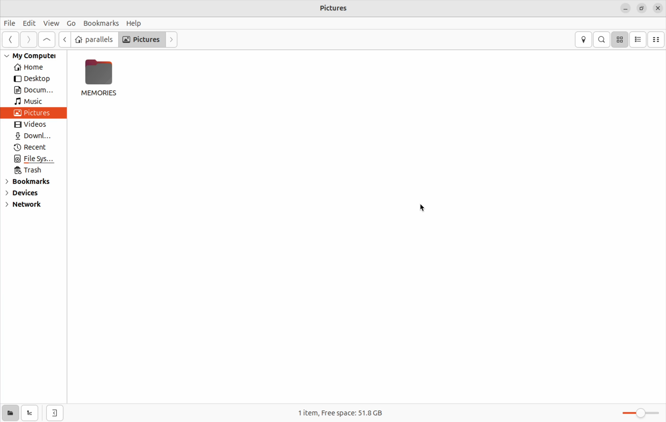 This screenshot has width=666, height=422. Describe the element at coordinates (51, 23) in the screenshot. I see `View` at that location.